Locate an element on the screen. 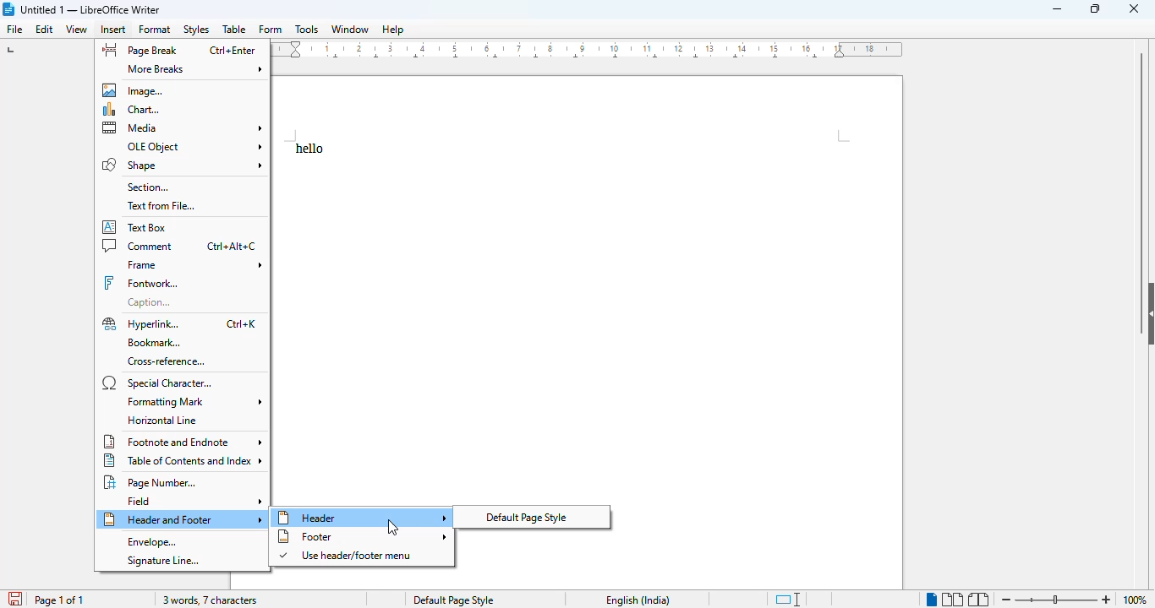 The image size is (1155, 608). header and footer is located at coordinates (183, 520).